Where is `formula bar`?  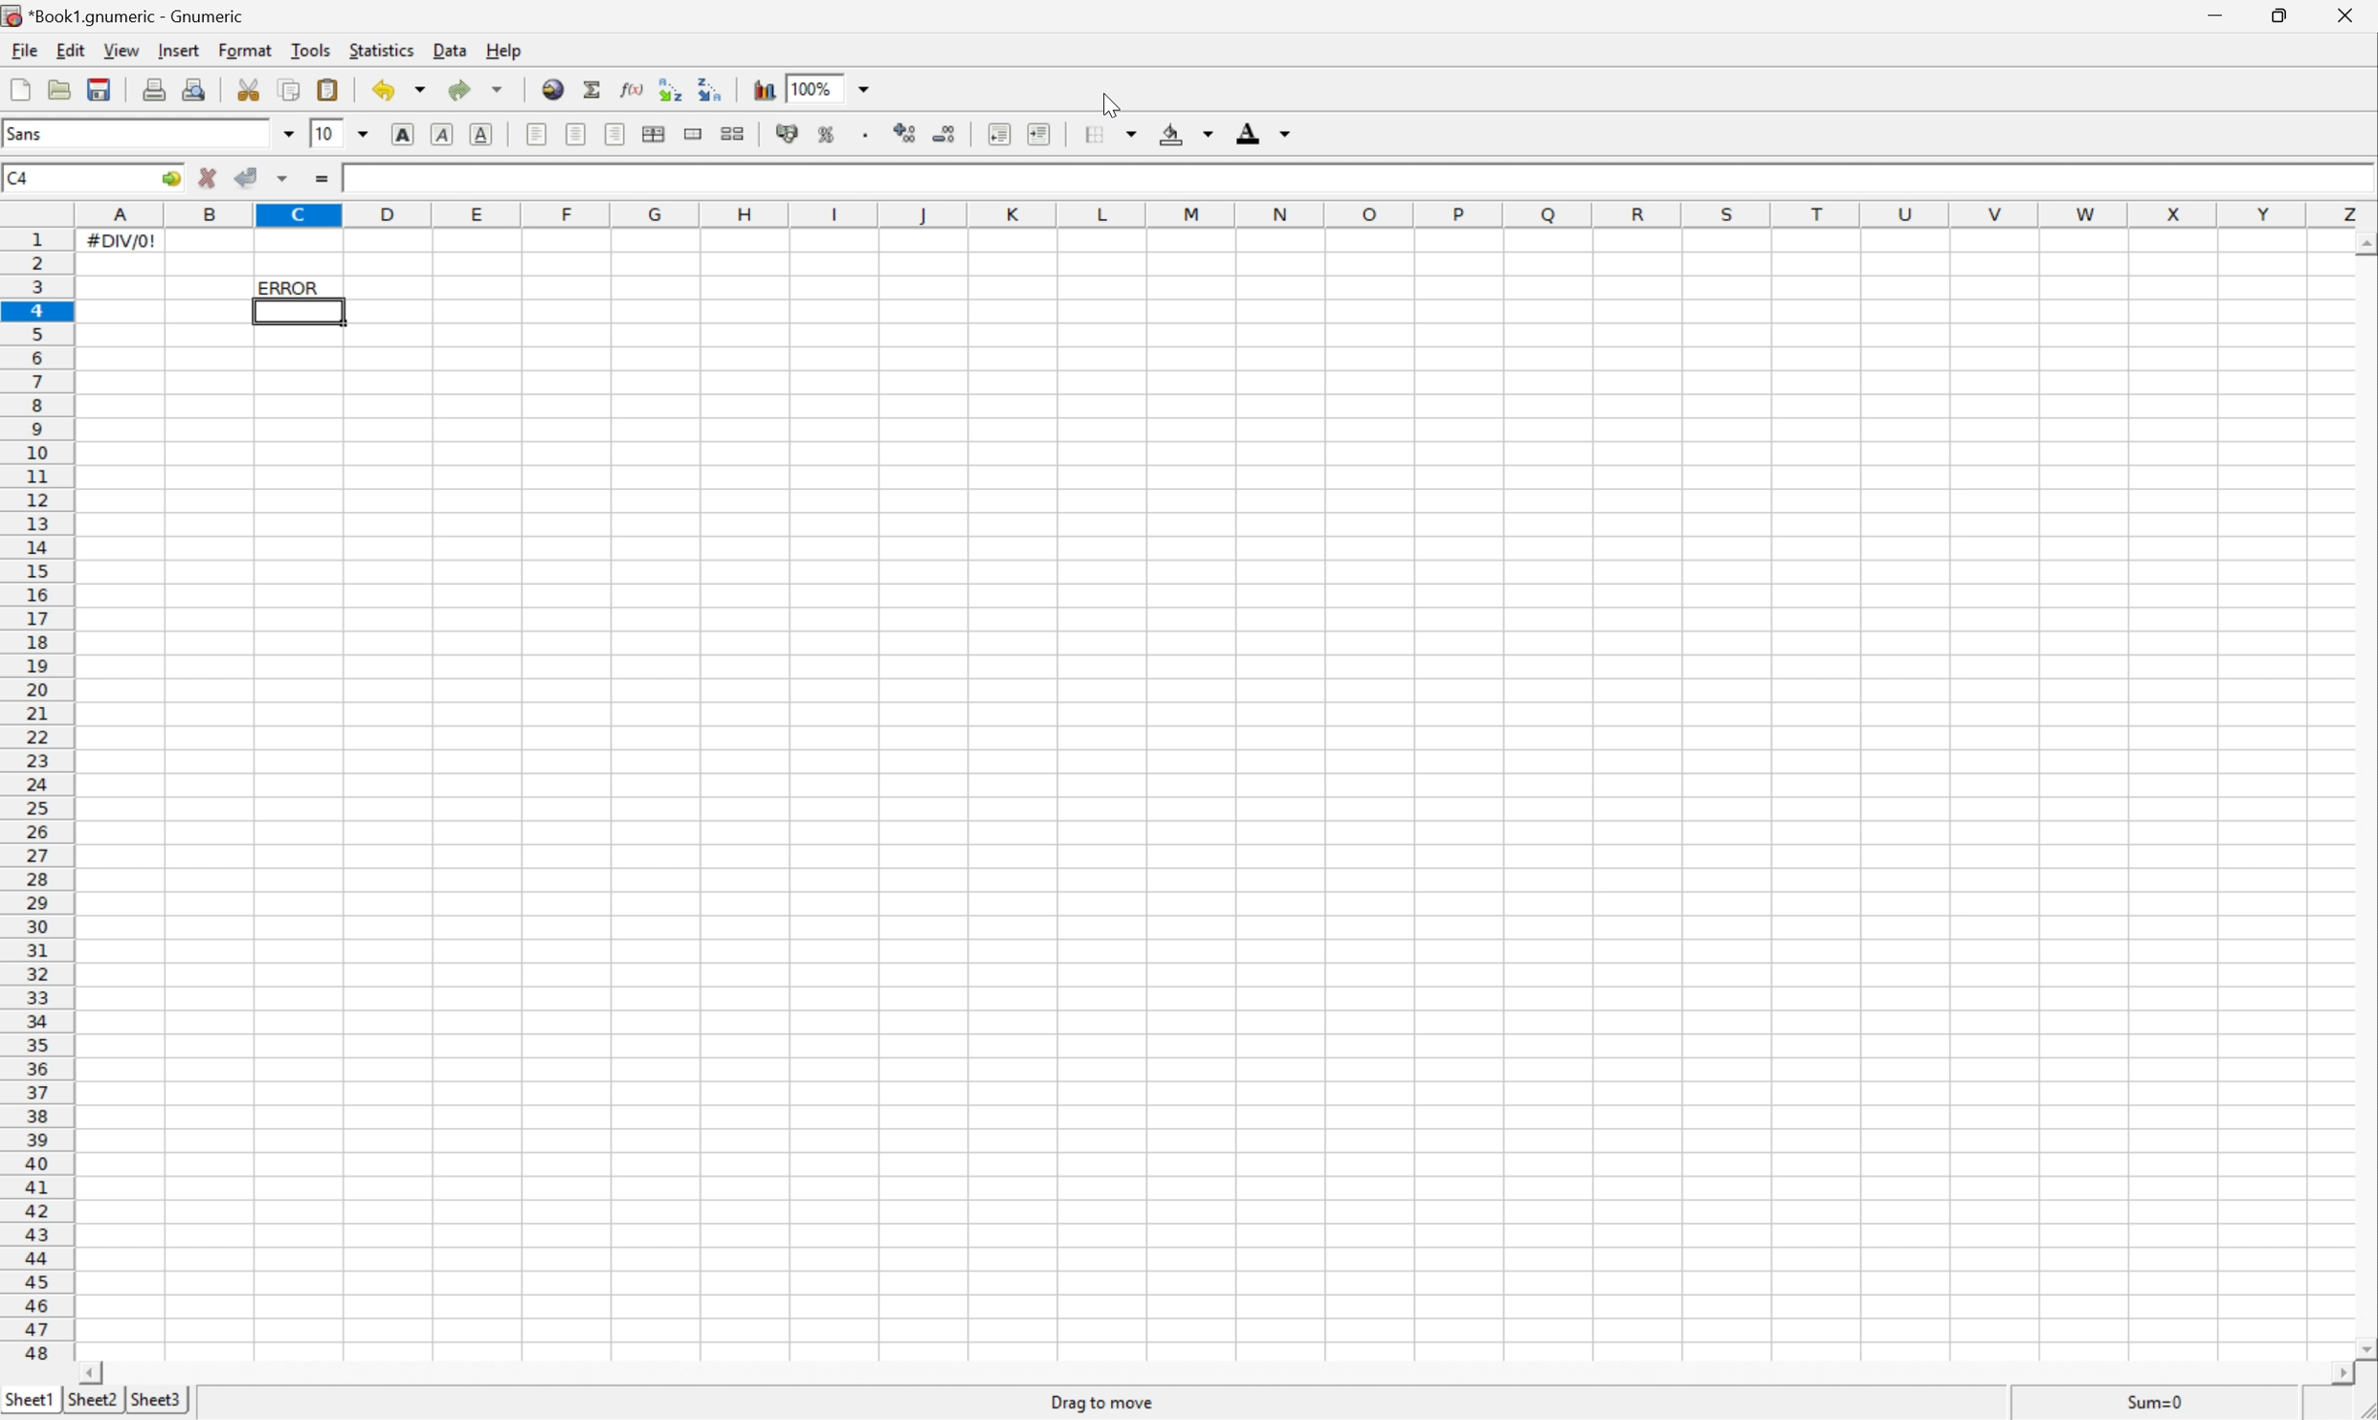 formula bar is located at coordinates (483, 178).